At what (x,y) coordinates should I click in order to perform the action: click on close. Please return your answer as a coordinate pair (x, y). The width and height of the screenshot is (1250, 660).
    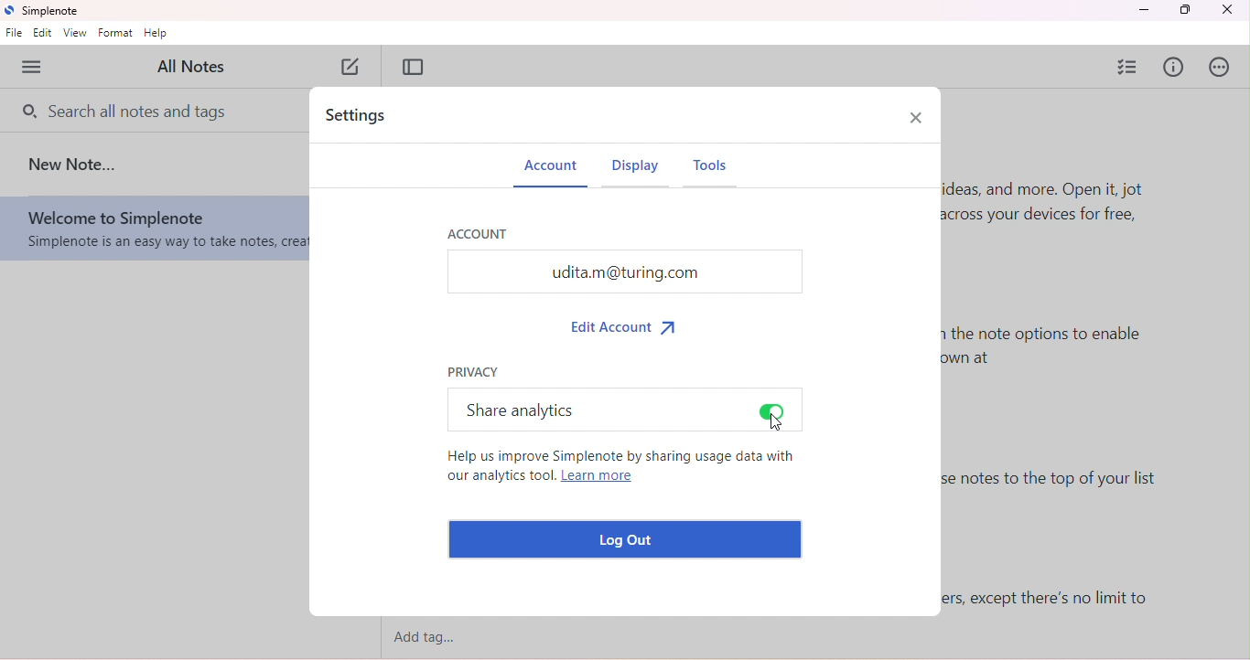
    Looking at the image, I should click on (1228, 10).